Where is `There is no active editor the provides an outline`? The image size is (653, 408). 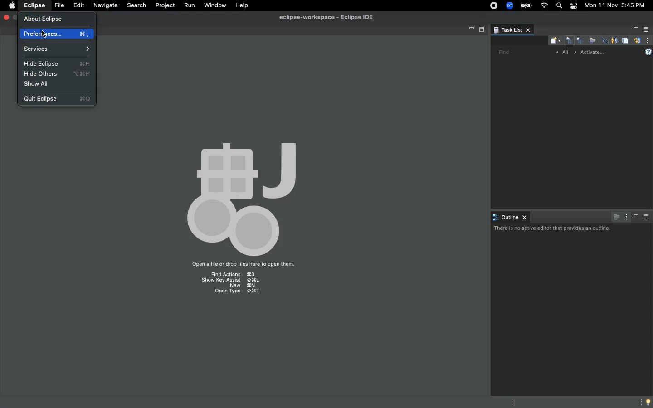
There is no active editor the provides an outline is located at coordinates (553, 229).